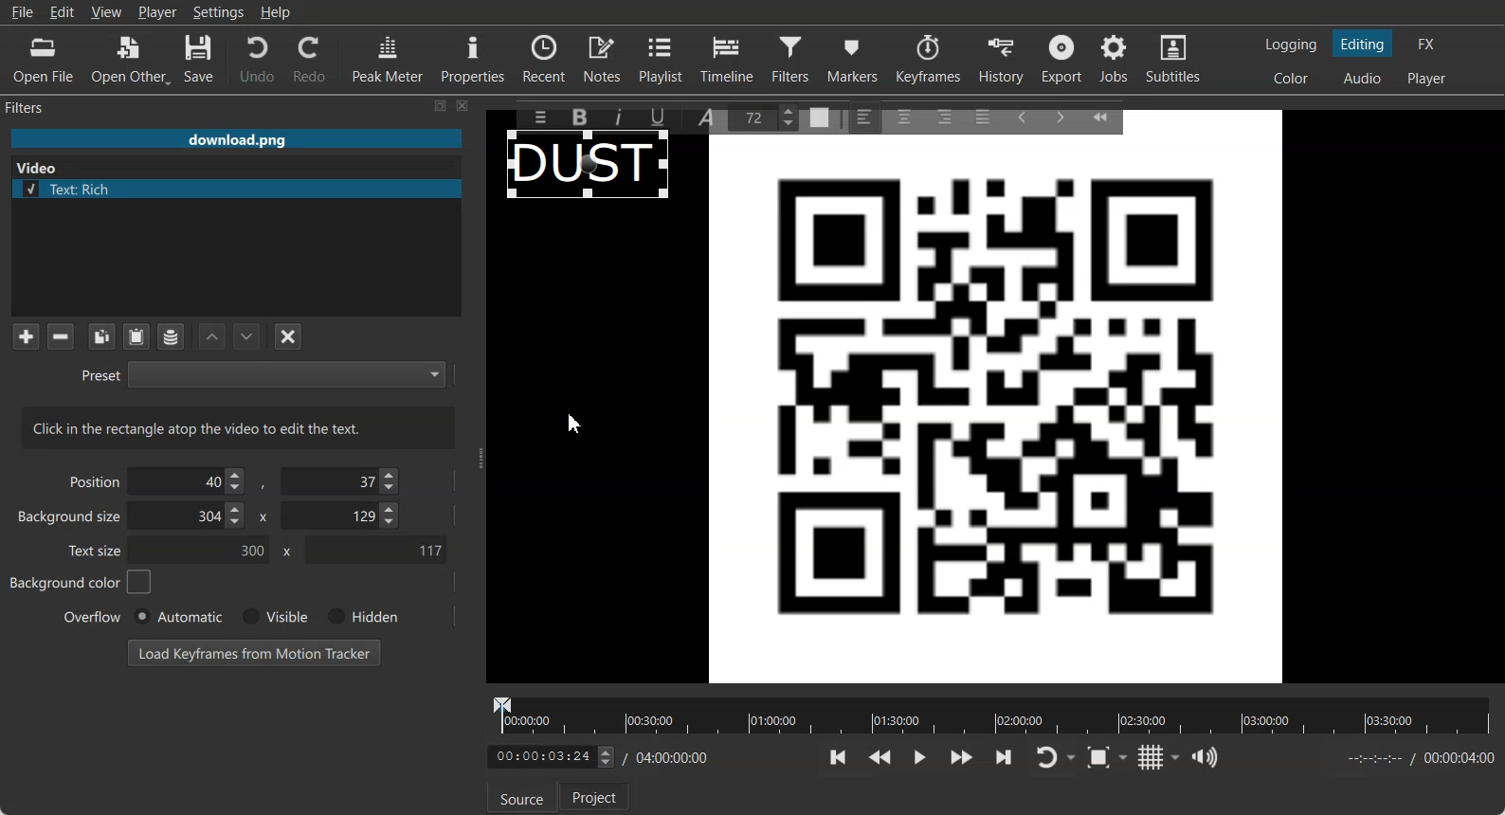 This screenshot has width=1505, height=815. I want to click on Video, so click(41, 166).